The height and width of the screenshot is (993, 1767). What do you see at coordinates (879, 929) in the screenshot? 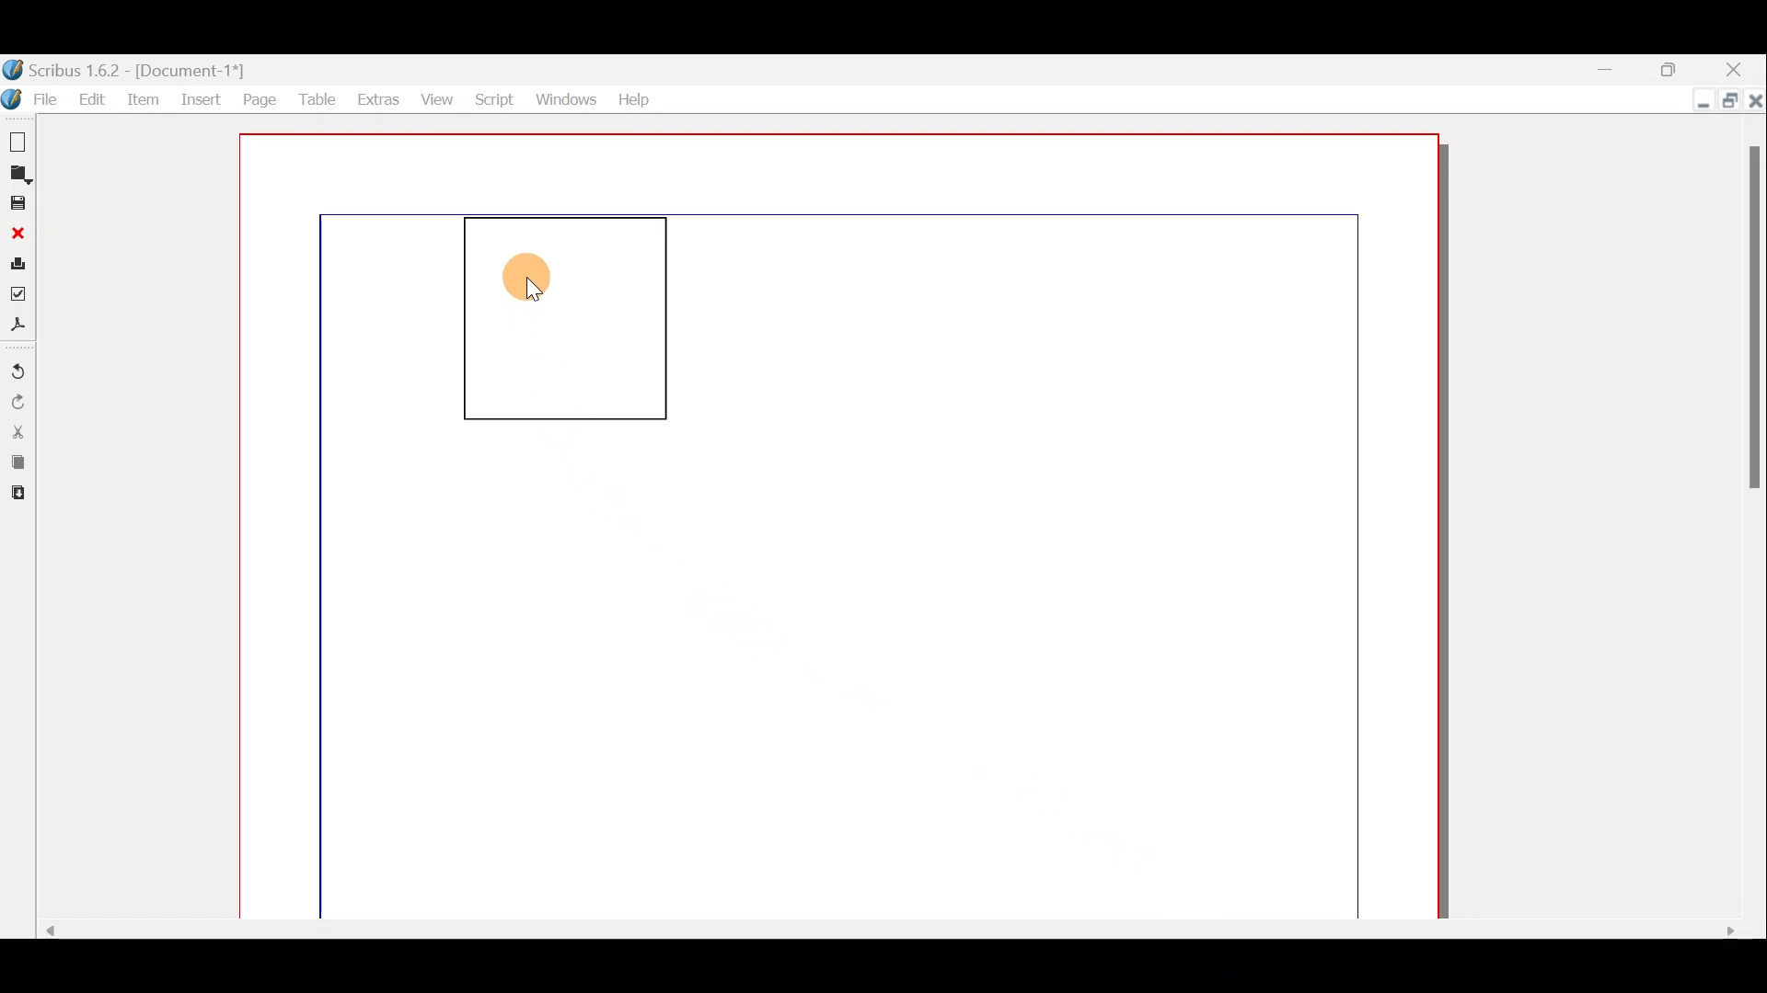
I see `Scroll bar` at bounding box center [879, 929].